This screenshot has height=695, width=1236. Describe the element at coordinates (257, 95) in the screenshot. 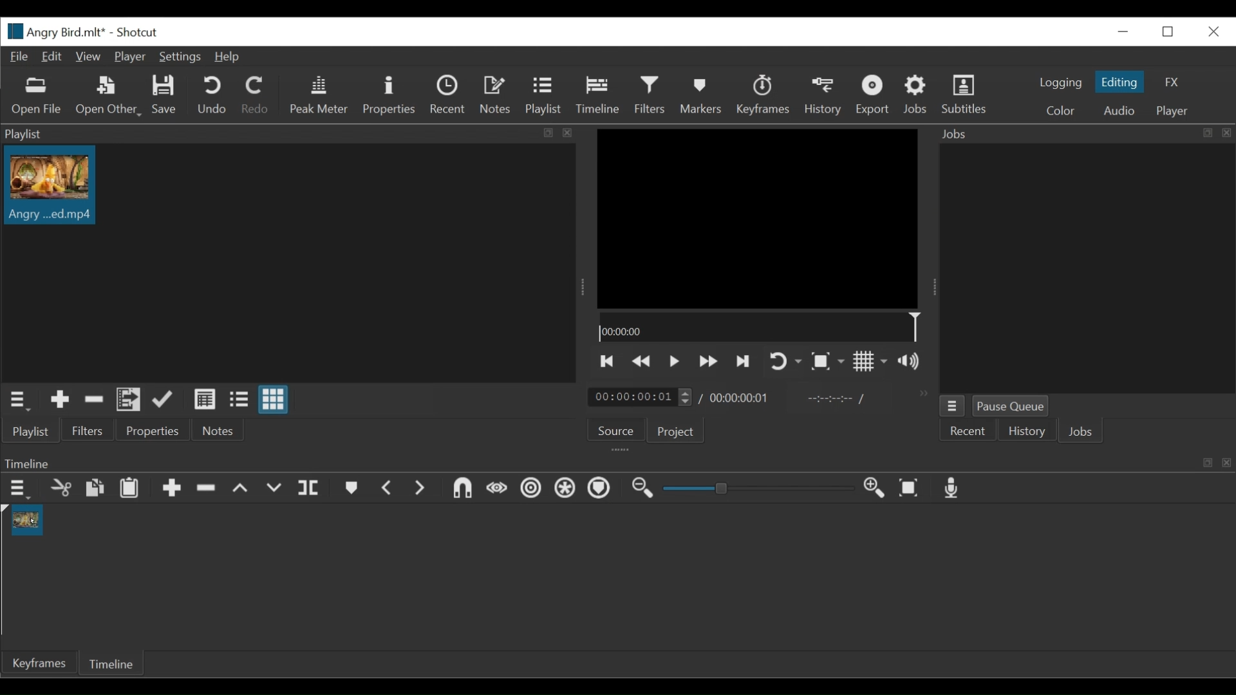

I see `Redo` at that location.